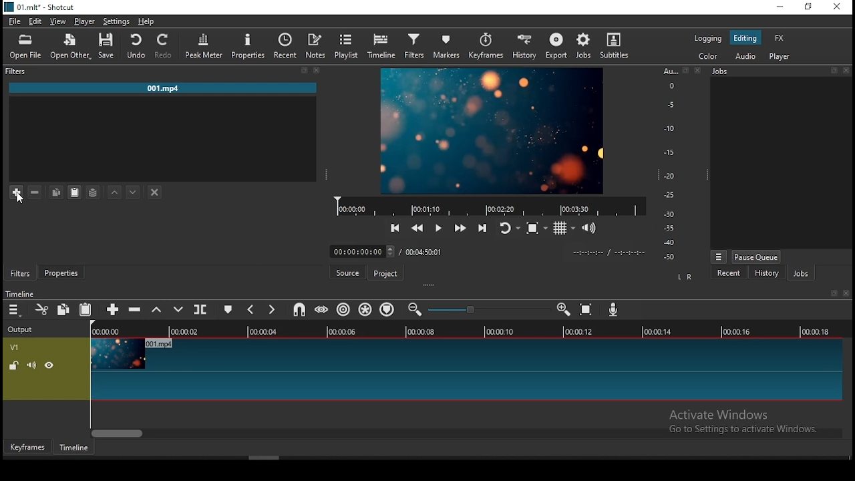 The image size is (855, 481). I want to click on subtitles, so click(617, 44).